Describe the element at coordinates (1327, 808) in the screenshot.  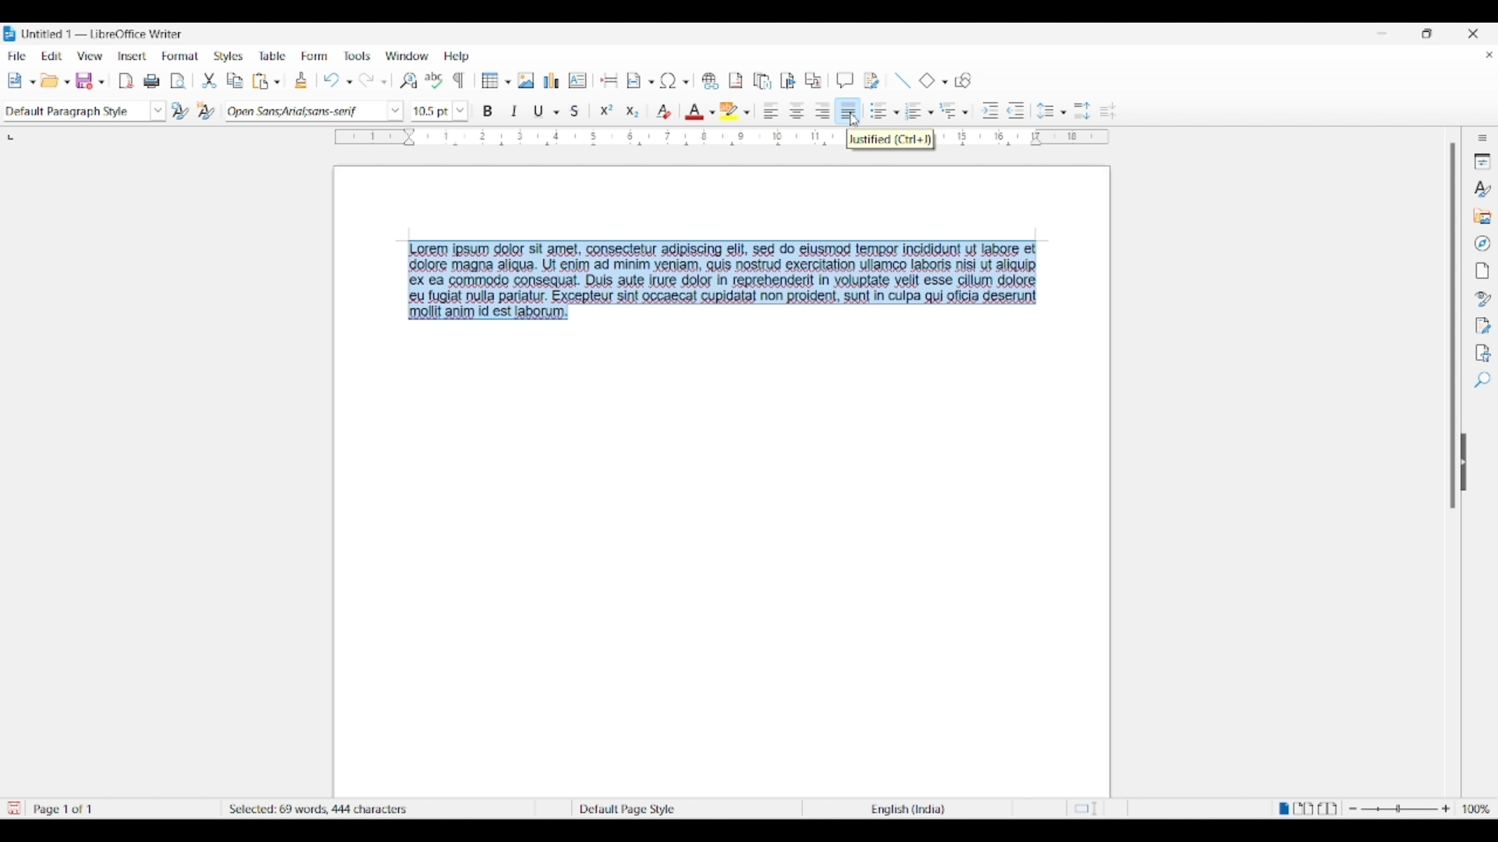
I see `Book view` at that location.